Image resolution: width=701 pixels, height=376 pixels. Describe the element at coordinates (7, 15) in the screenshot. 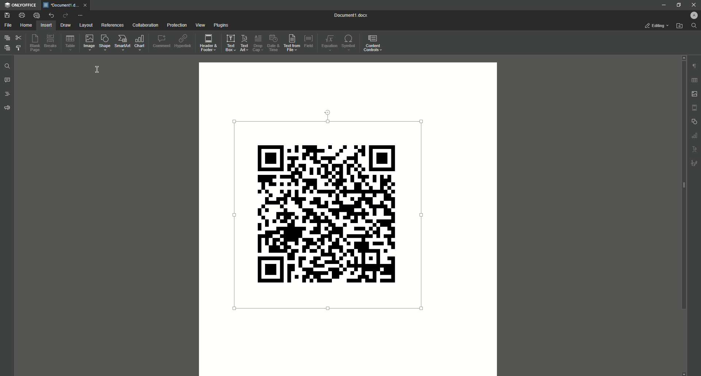

I see `Save` at that location.